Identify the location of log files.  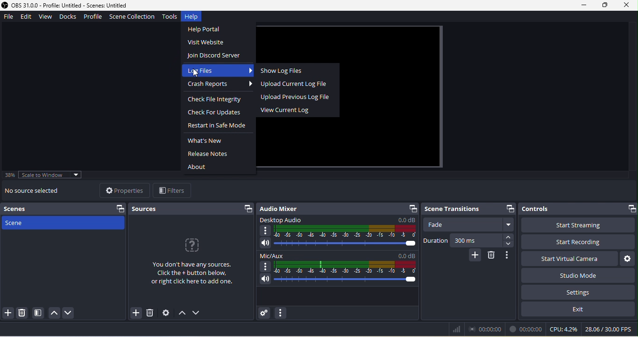
(218, 70).